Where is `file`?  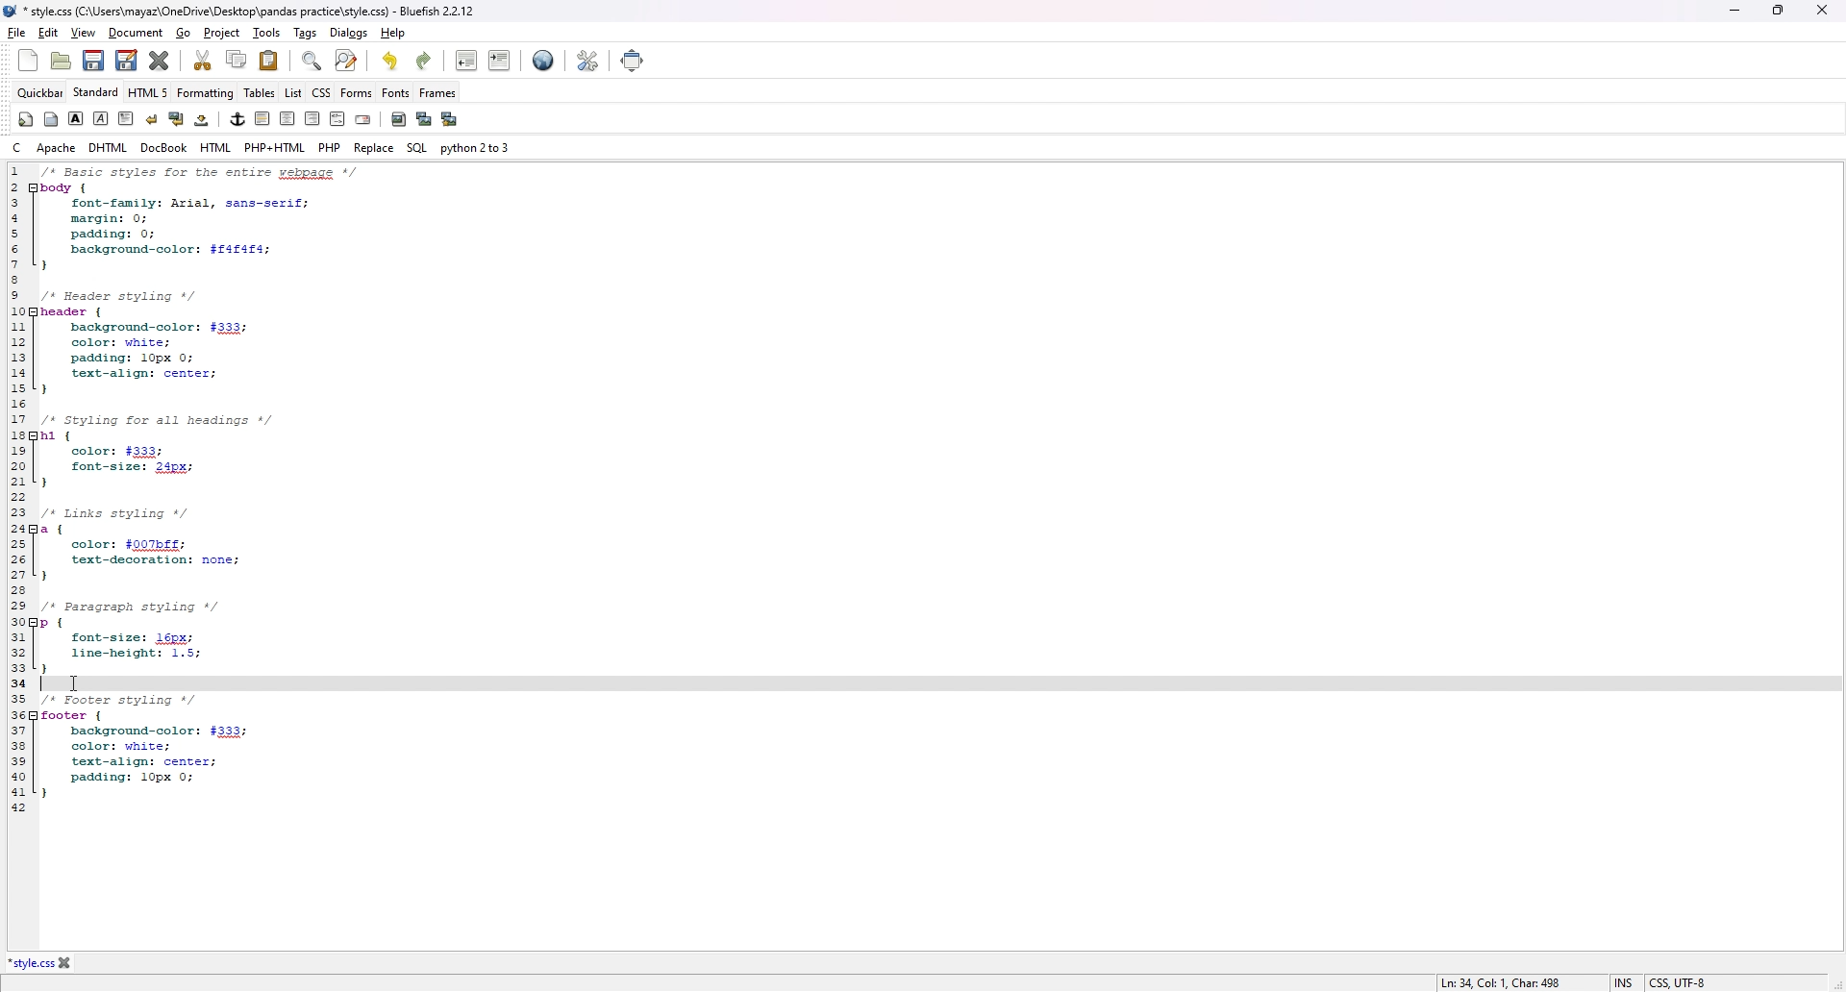
file is located at coordinates (16, 32).